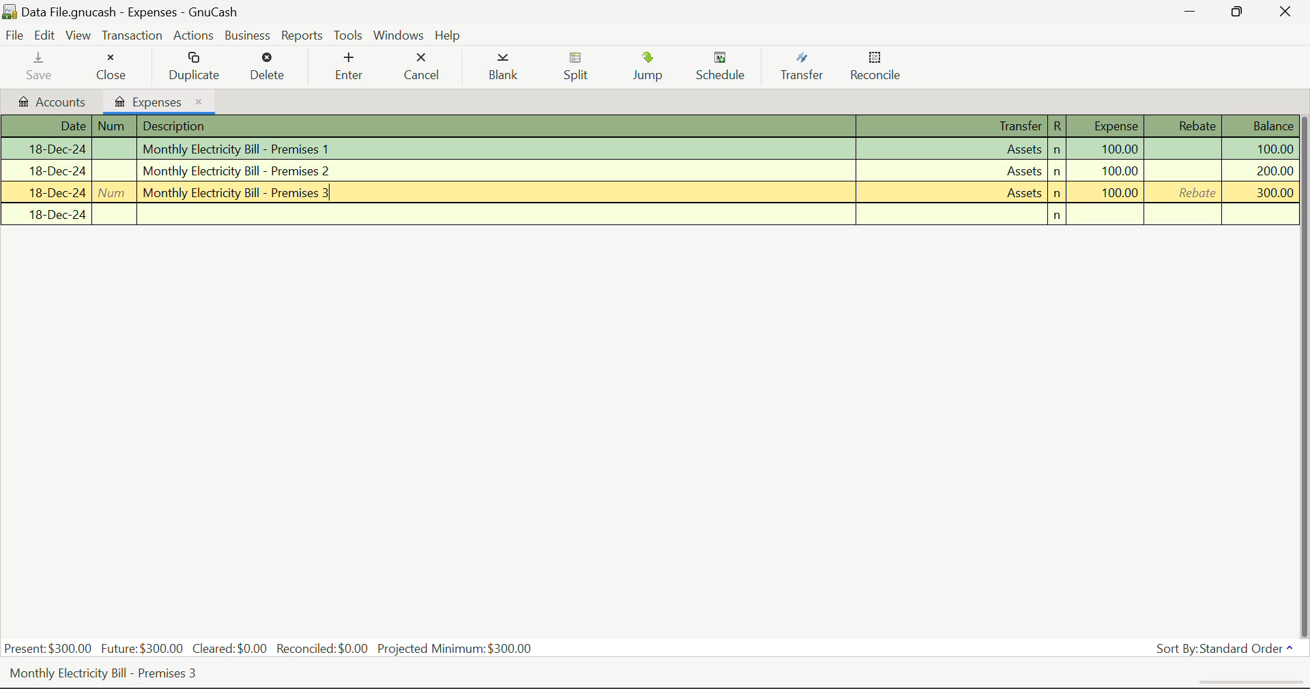 The image size is (1310, 689). I want to click on Help, so click(450, 34).